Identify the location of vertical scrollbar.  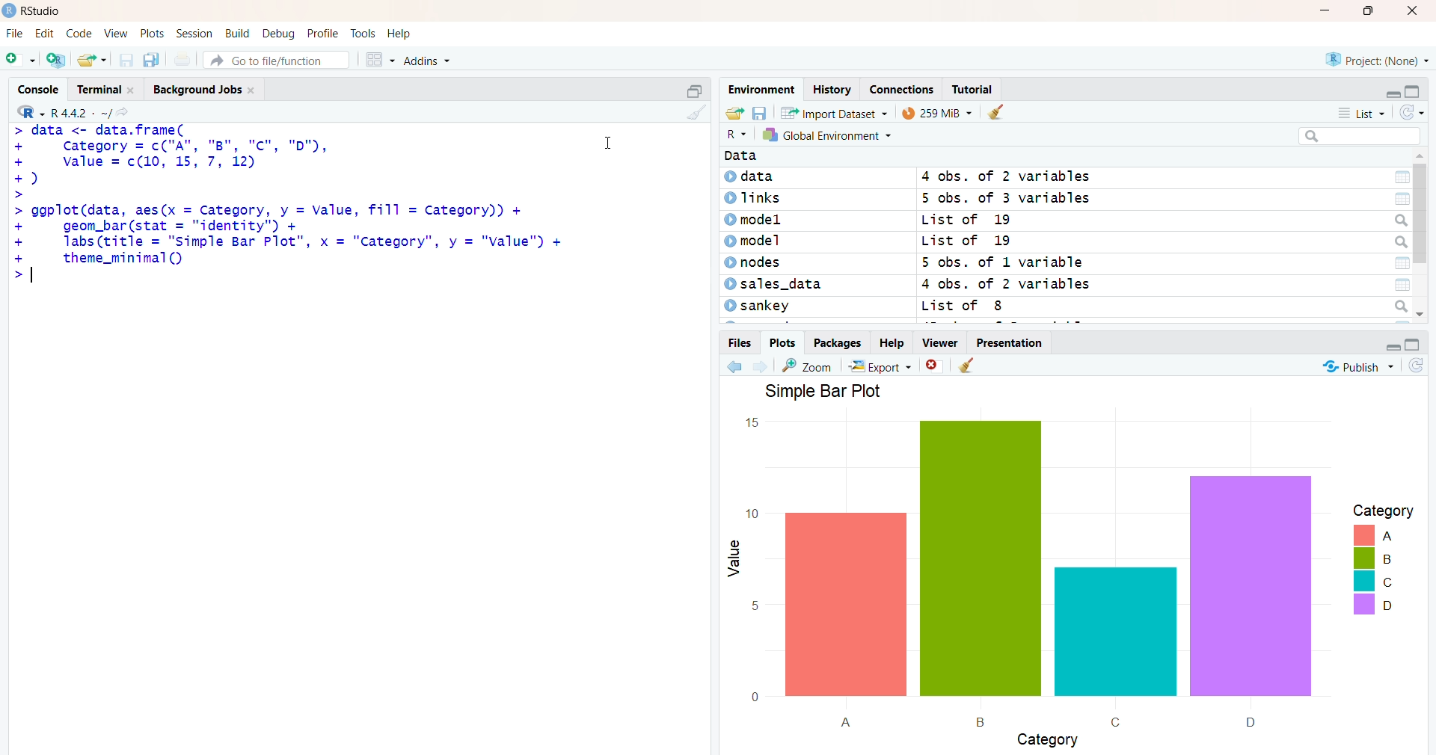
(1420, 208).